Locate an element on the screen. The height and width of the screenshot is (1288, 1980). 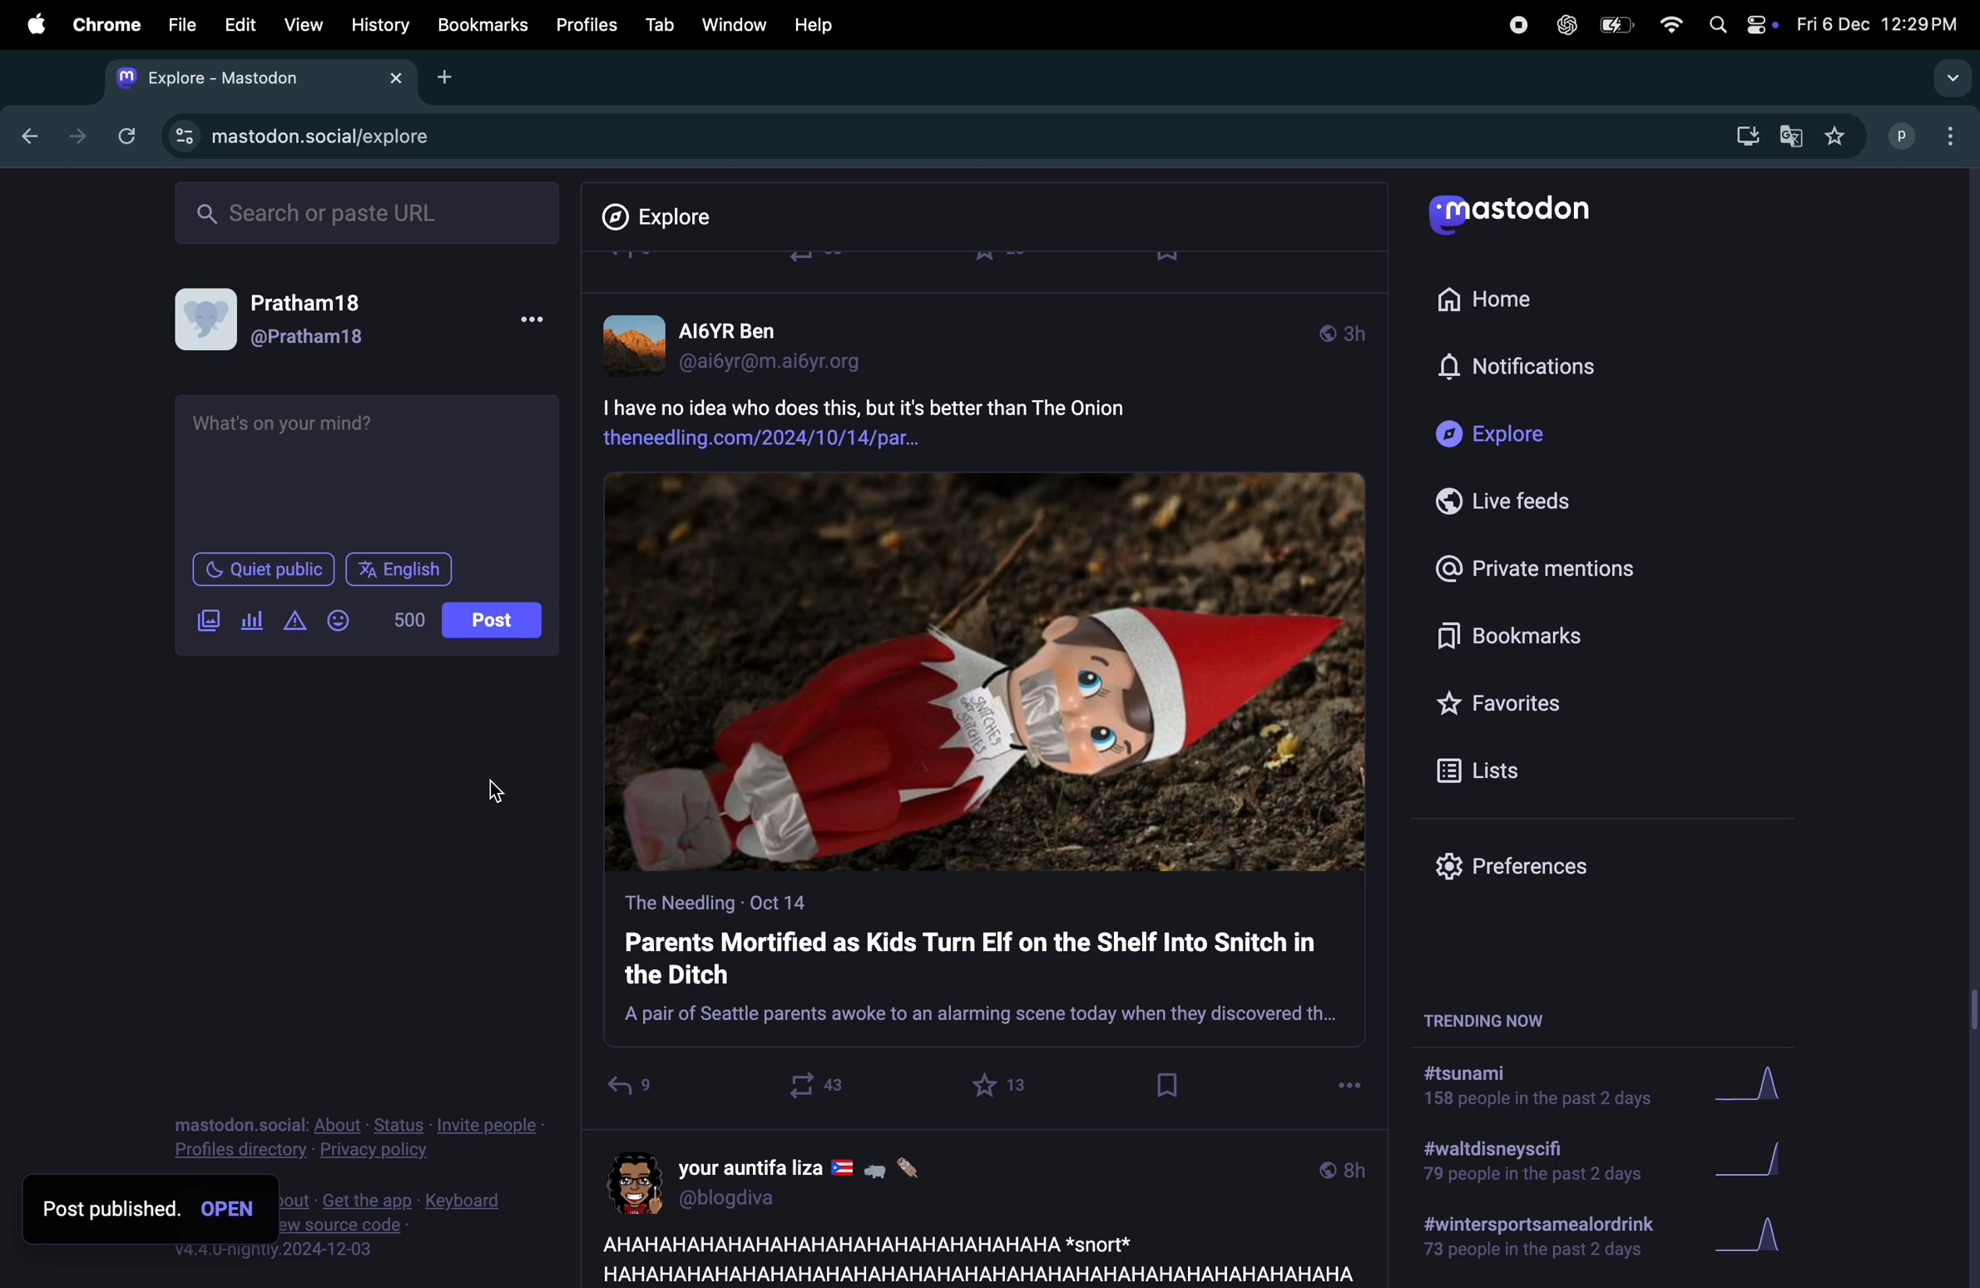
time ago is located at coordinates (1342, 330).